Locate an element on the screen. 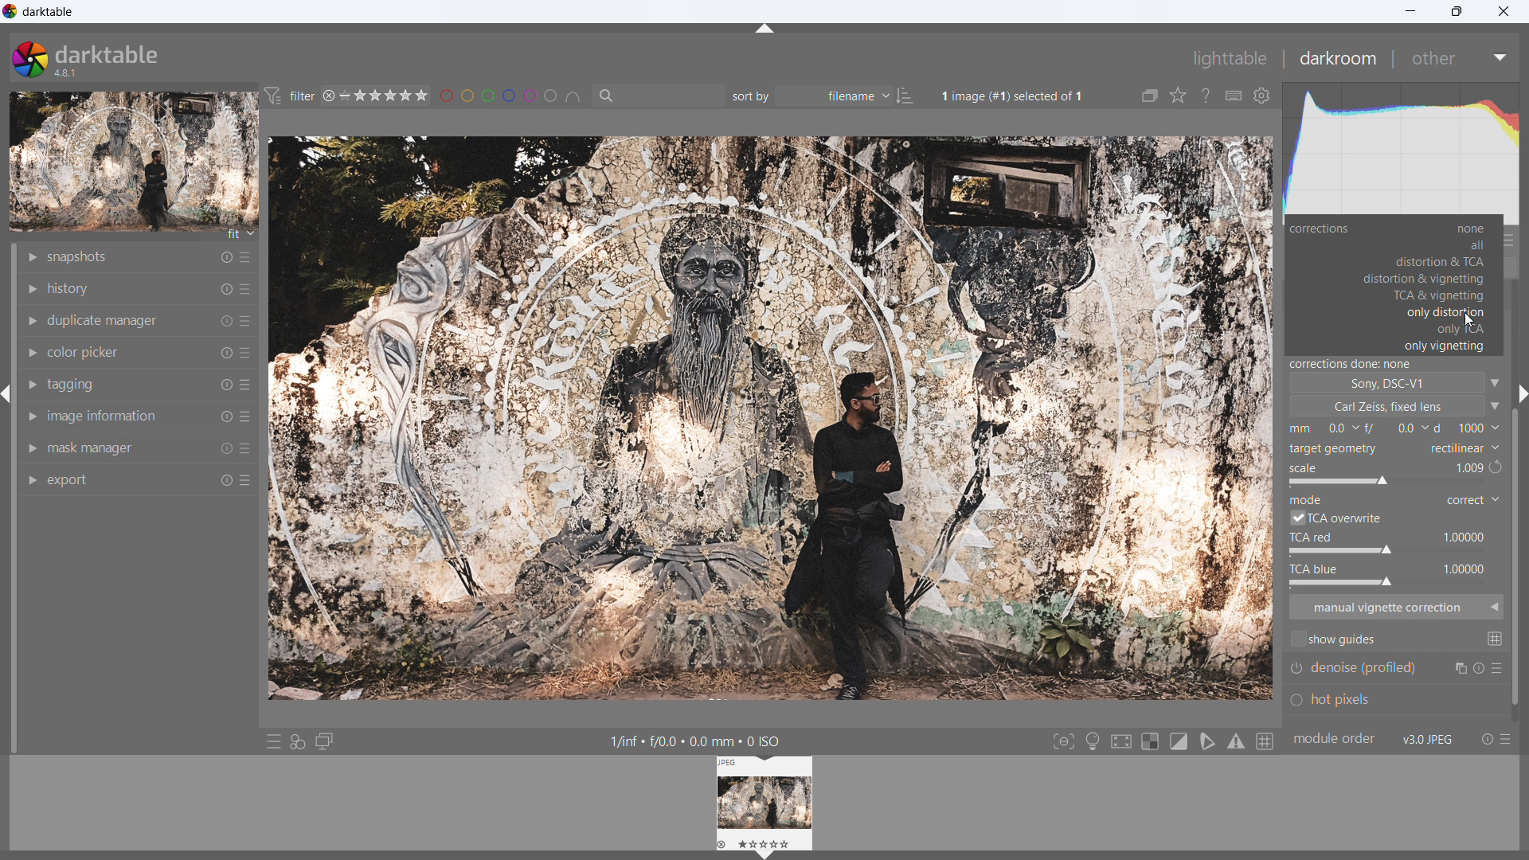 The width and height of the screenshot is (1529, 860). show guides is located at coordinates (1334, 640).